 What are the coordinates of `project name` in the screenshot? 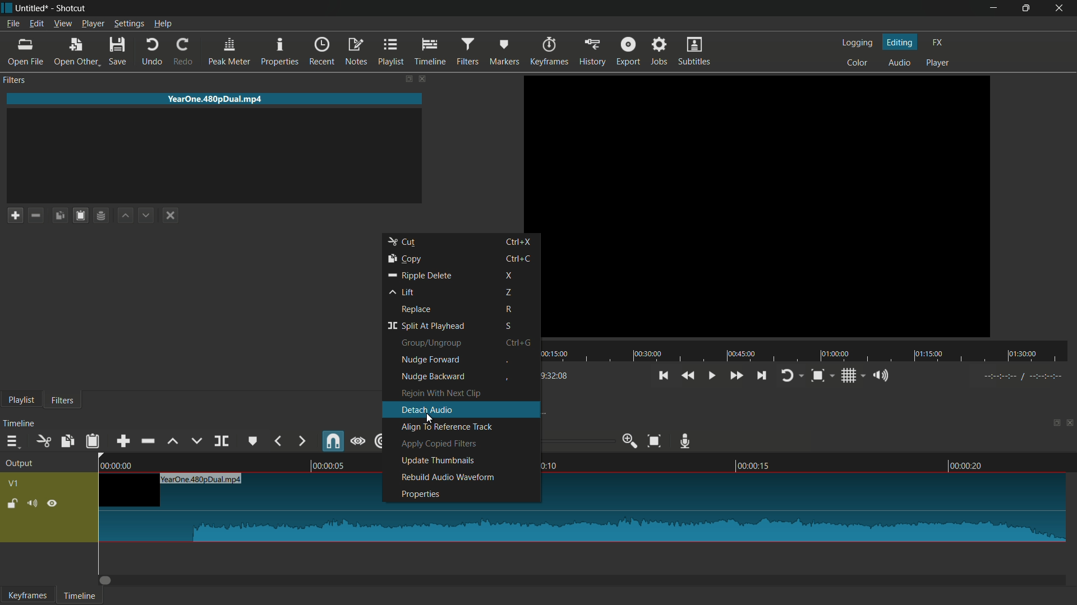 It's located at (33, 8).